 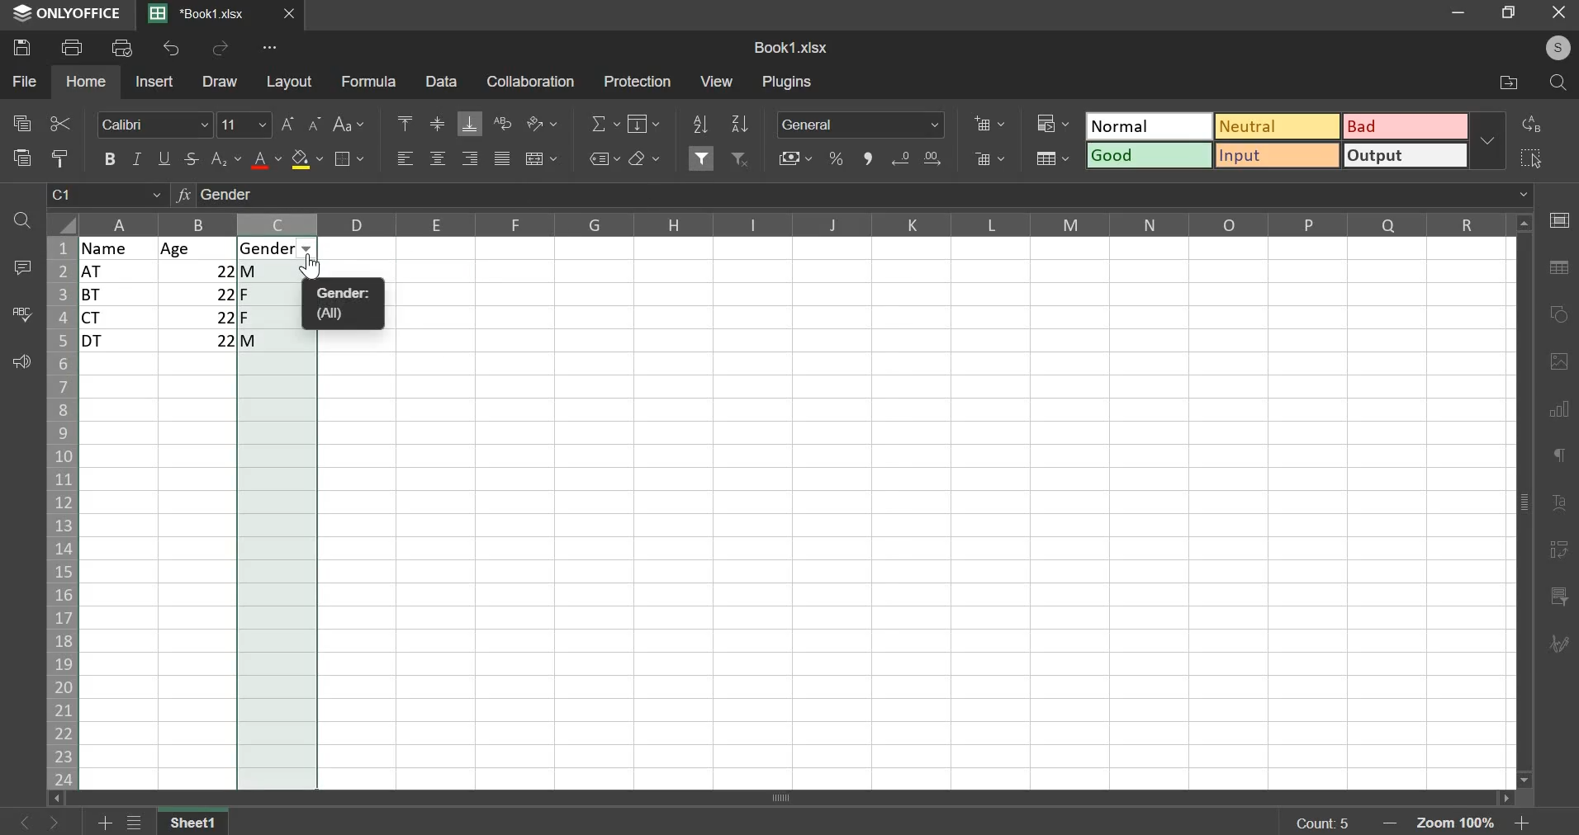 I want to click on 22, so click(x=199, y=317).